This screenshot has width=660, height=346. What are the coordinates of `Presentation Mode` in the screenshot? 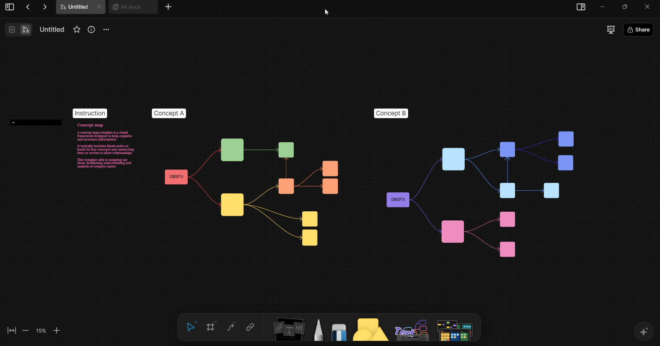 It's located at (611, 30).